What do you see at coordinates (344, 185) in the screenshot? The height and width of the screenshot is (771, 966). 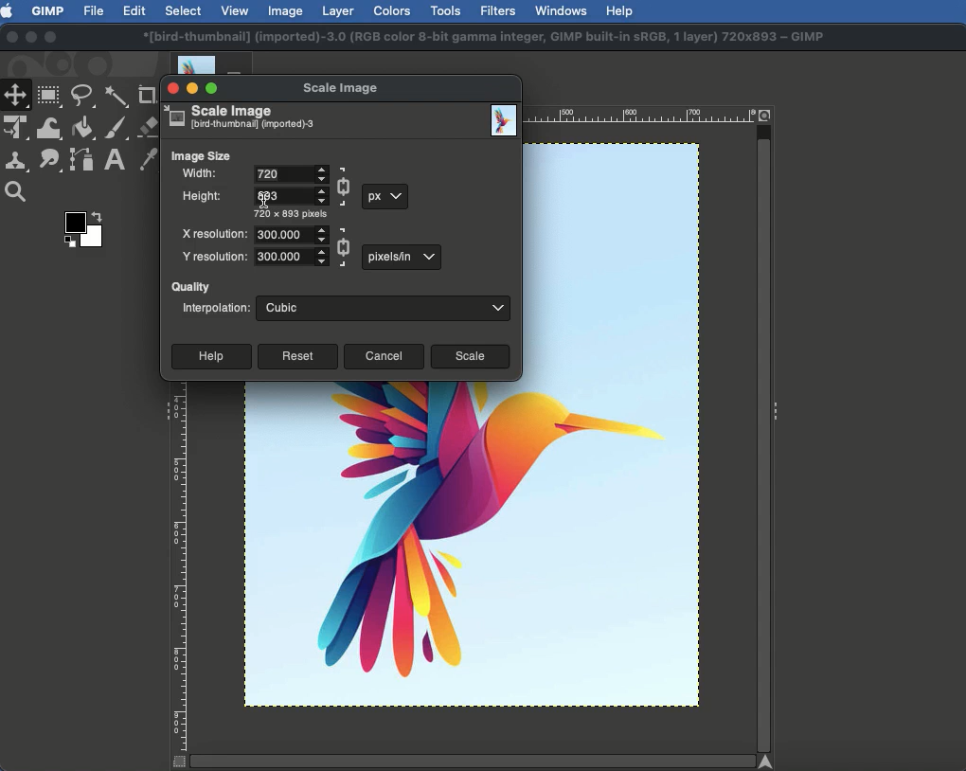 I see `Linked` at bounding box center [344, 185].